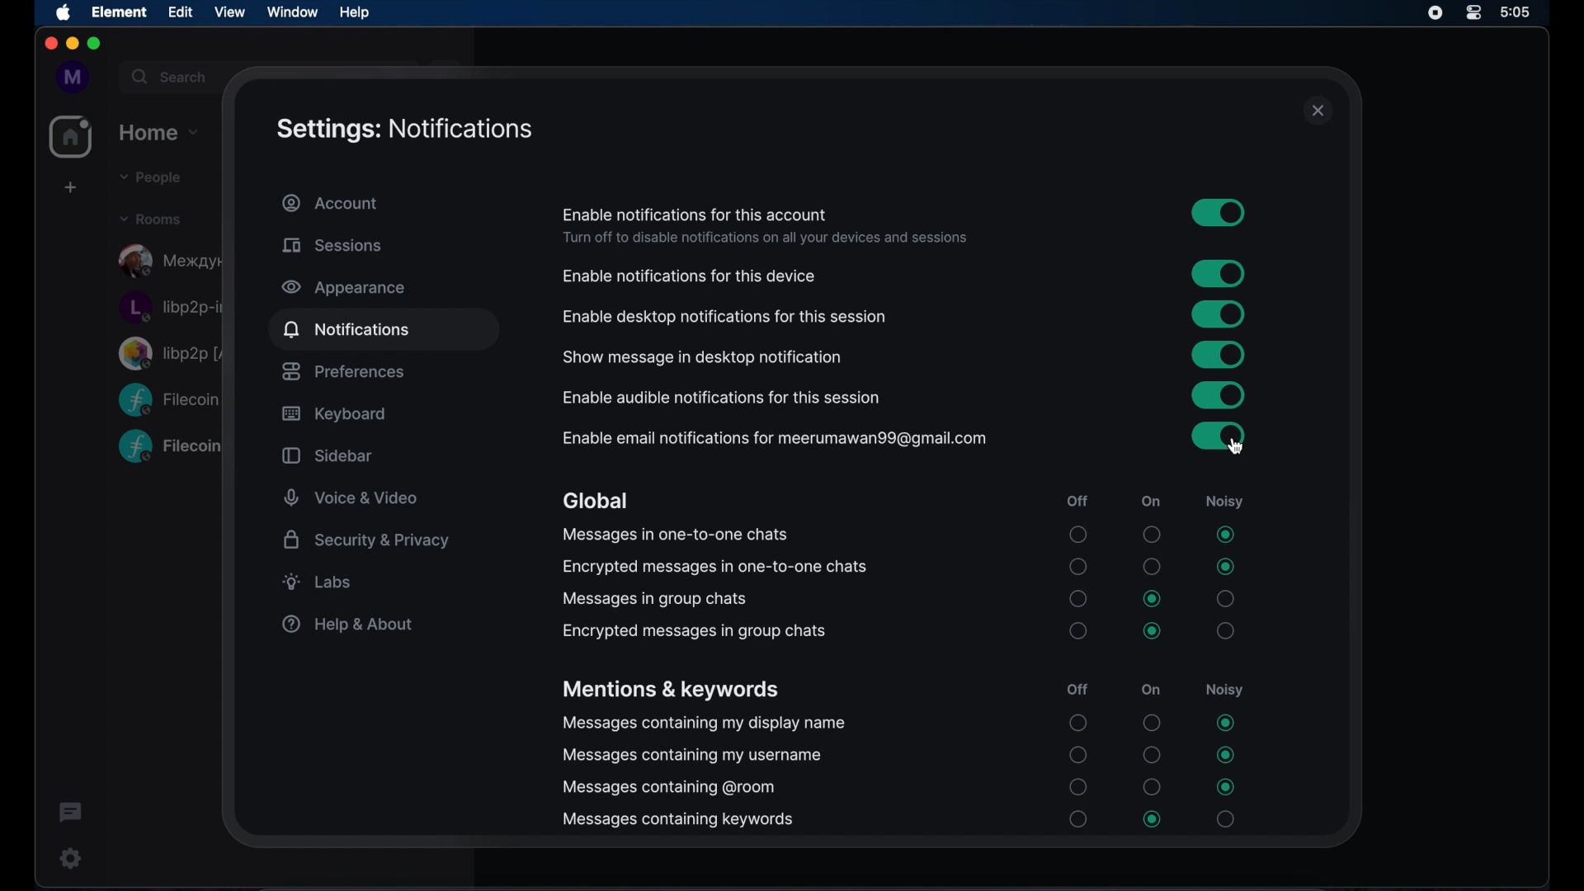 This screenshot has width=1584, height=891. What do you see at coordinates (1224, 787) in the screenshot?
I see `radio button` at bounding box center [1224, 787].